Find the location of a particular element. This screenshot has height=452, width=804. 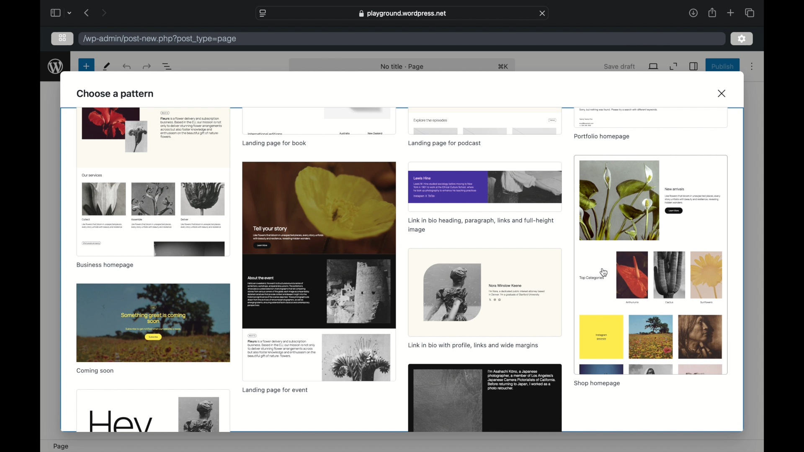

preview is located at coordinates (153, 323).